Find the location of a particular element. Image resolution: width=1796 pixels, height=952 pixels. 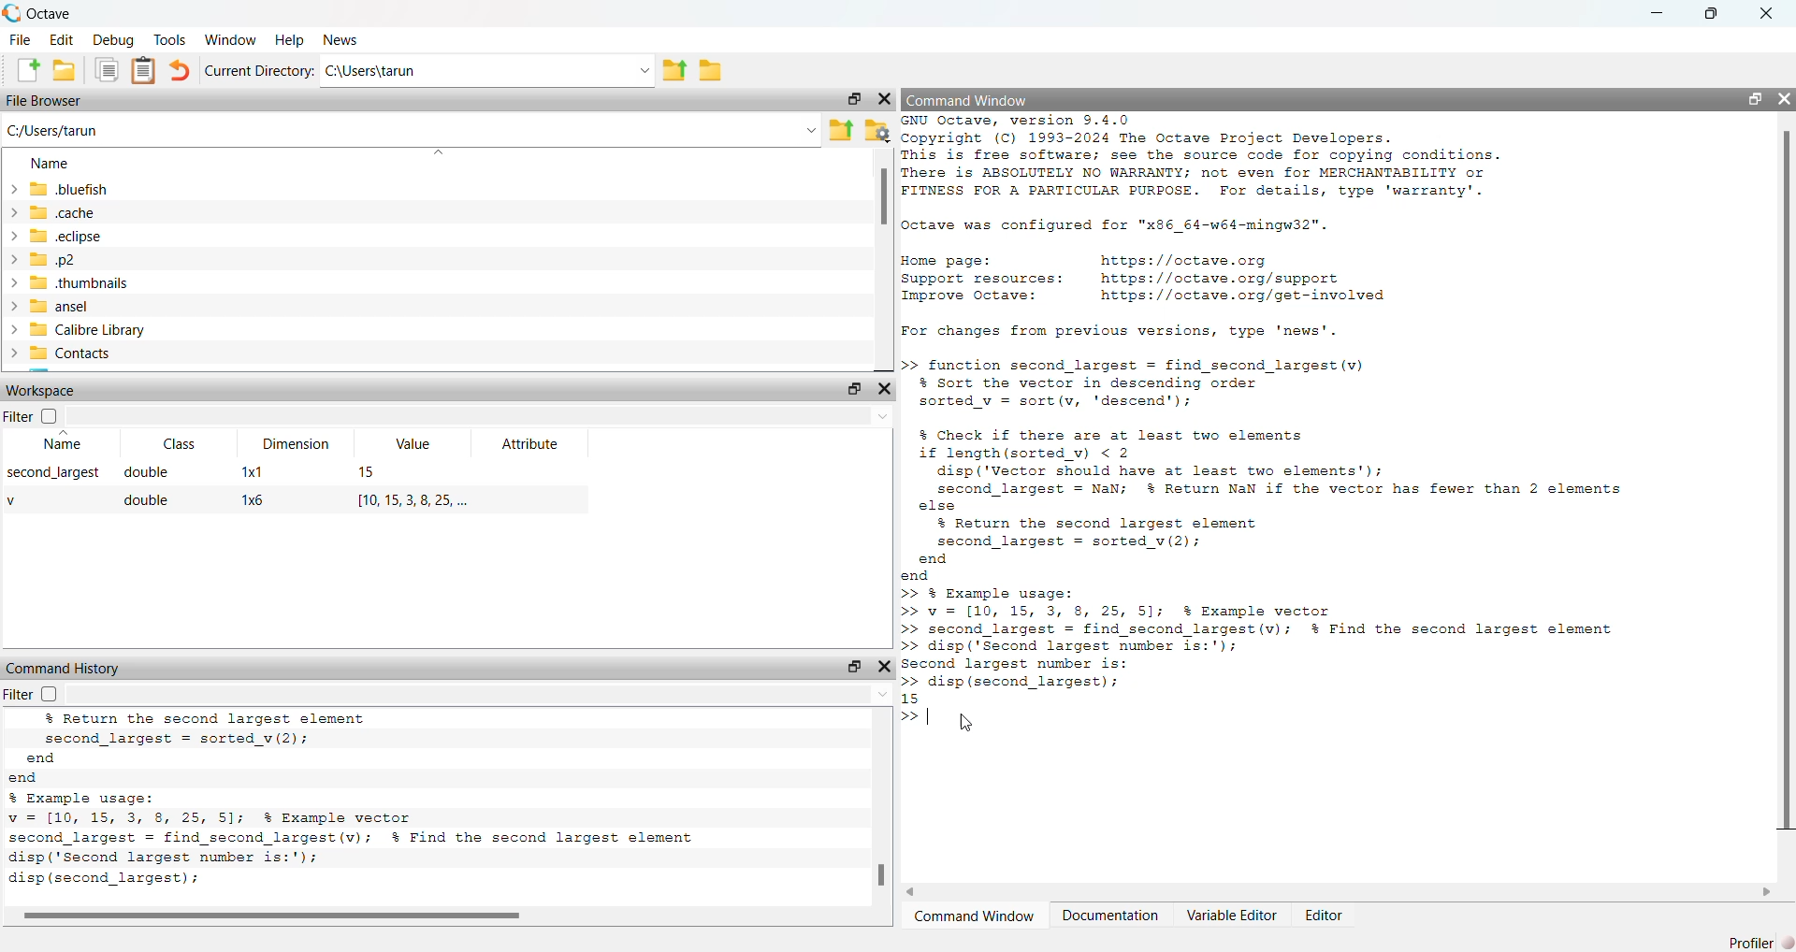

close is located at coordinates (1772, 13).